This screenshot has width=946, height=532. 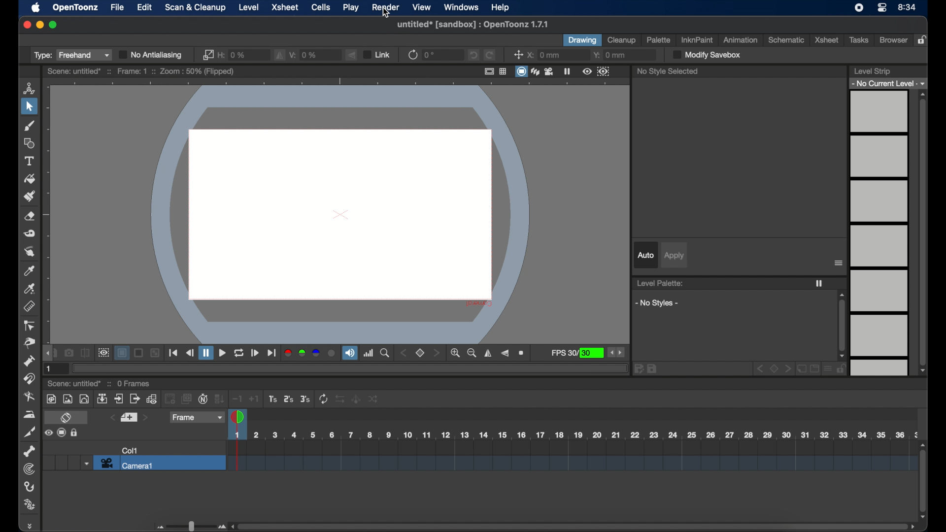 I want to click on time, so click(x=907, y=8).